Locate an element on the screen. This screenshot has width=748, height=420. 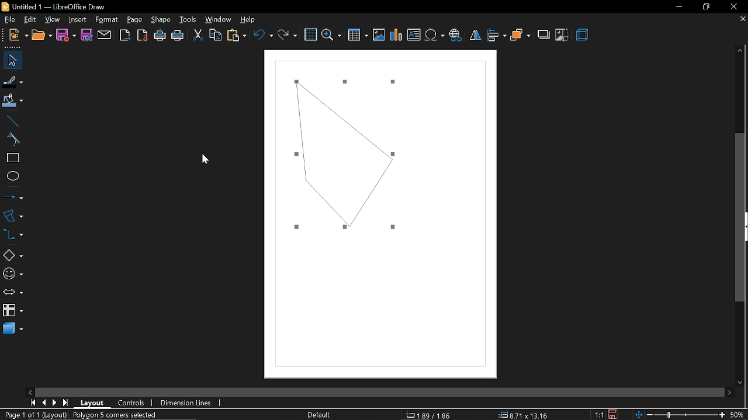
help is located at coordinates (250, 20).